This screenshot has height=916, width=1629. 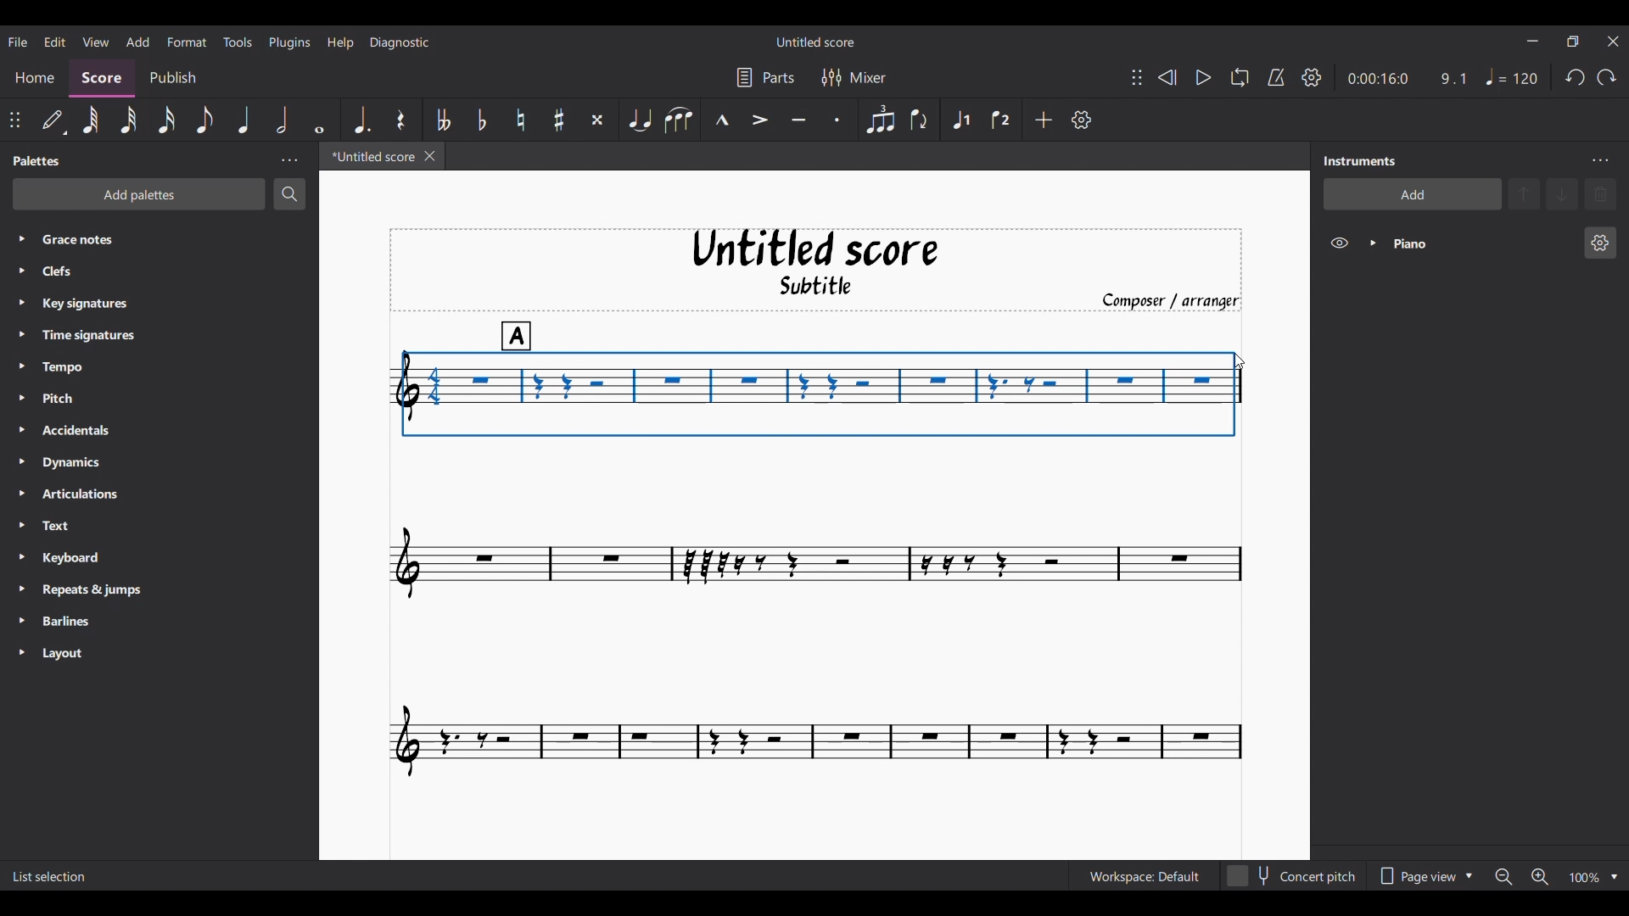 What do you see at coordinates (1276, 77) in the screenshot?
I see `Metronome` at bounding box center [1276, 77].